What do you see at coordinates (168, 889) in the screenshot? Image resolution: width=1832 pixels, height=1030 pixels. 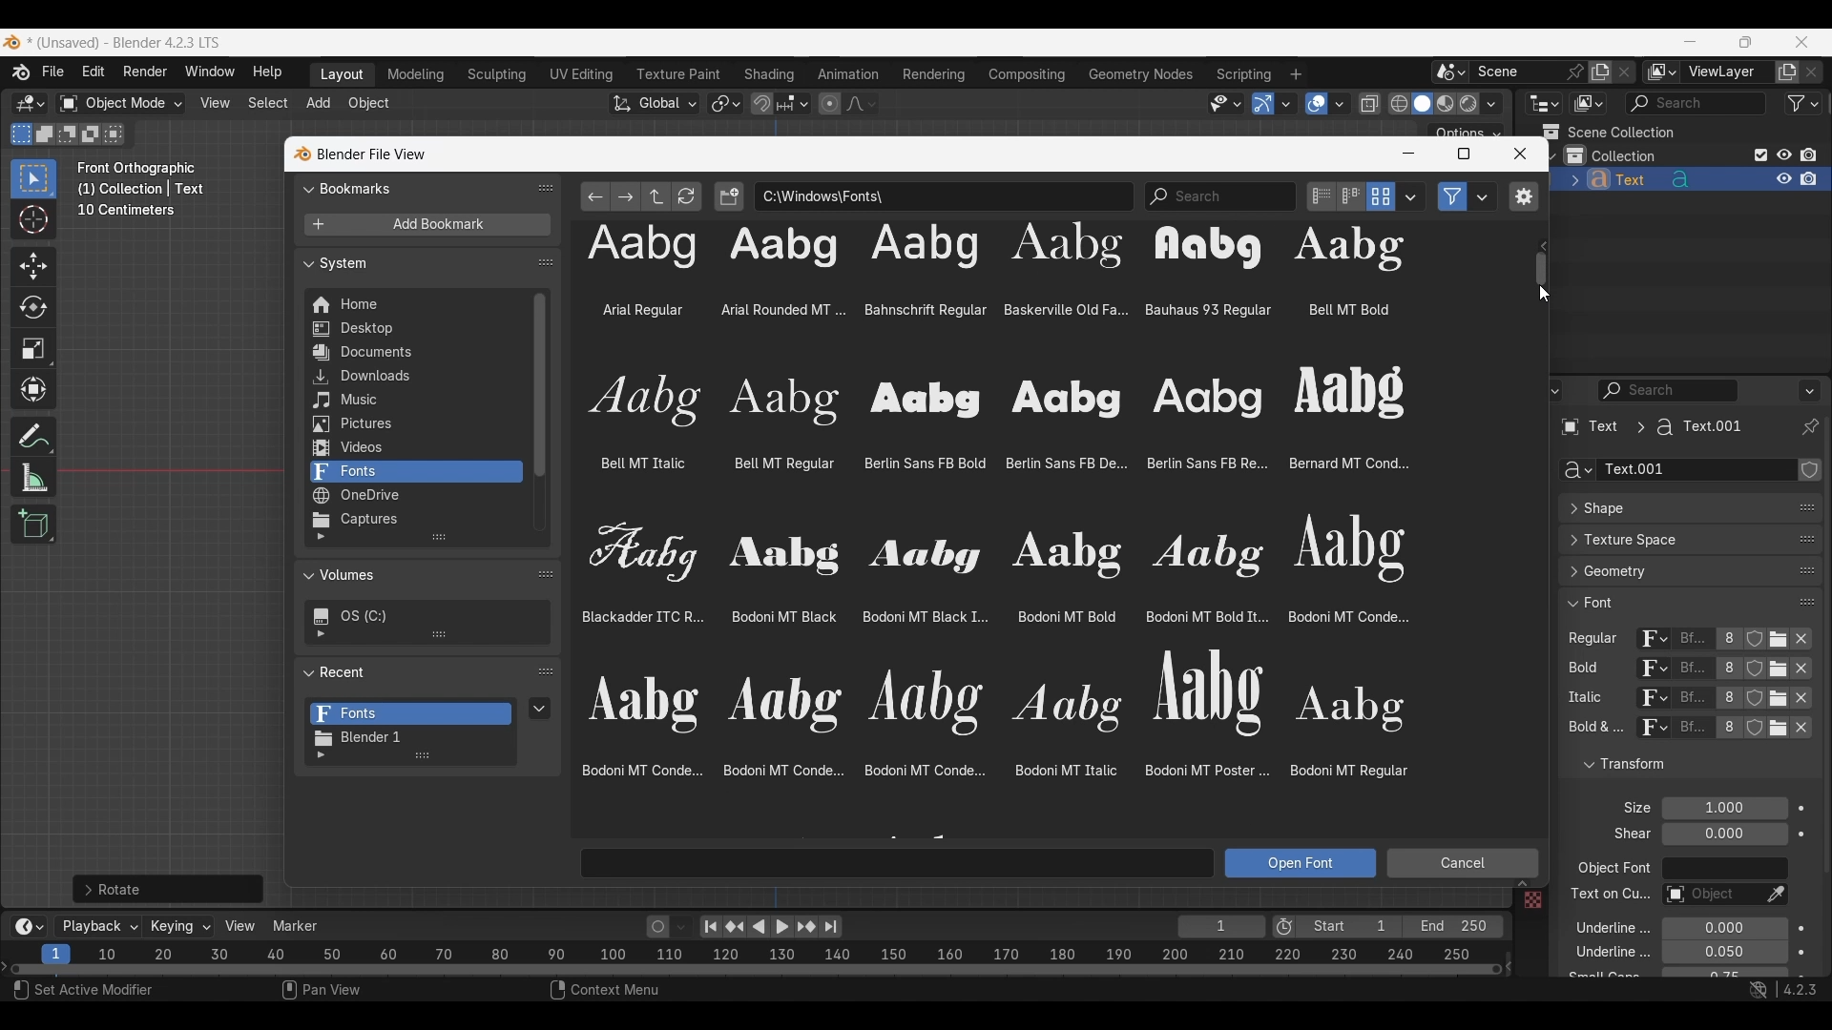 I see `For further rotation` at bounding box center [168, 889].